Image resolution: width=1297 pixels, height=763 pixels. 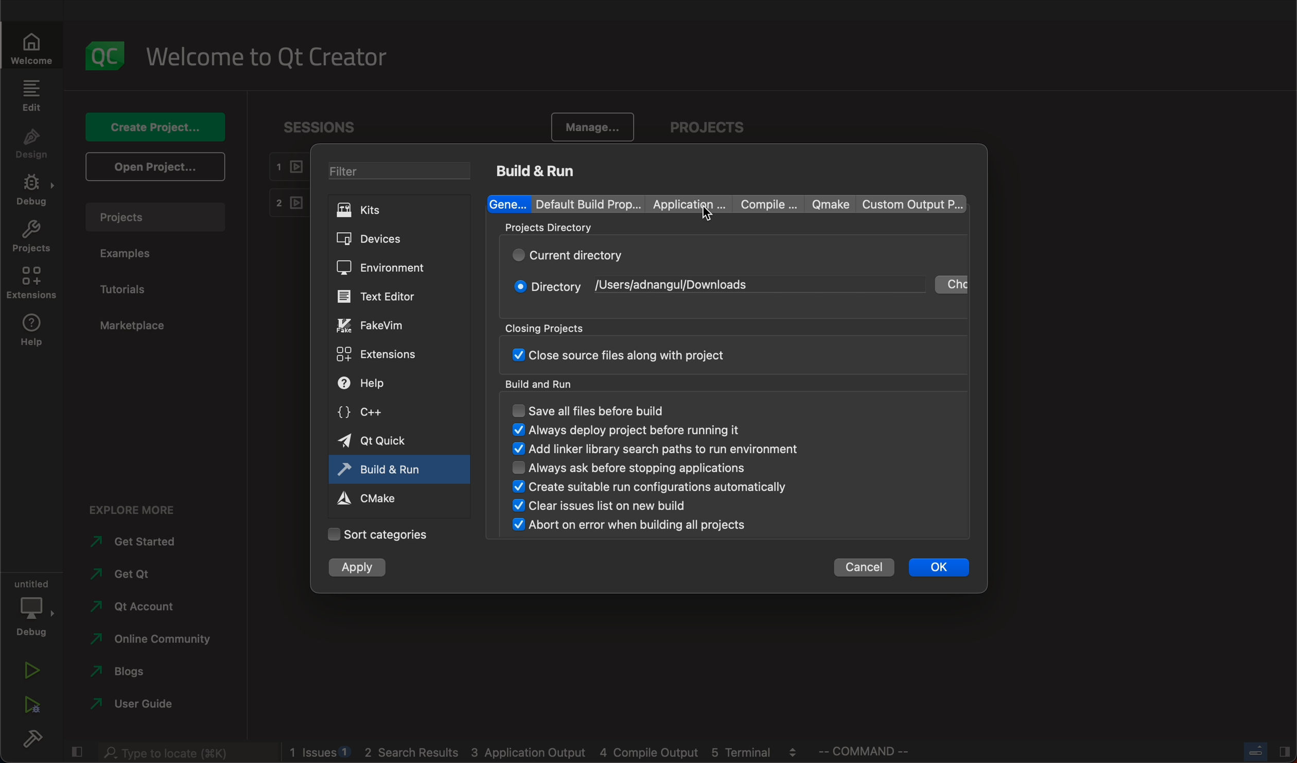 What do you see at coordinates (546, 752) in the screenshot?
I see `blogs` at bounding box center [546, 752].